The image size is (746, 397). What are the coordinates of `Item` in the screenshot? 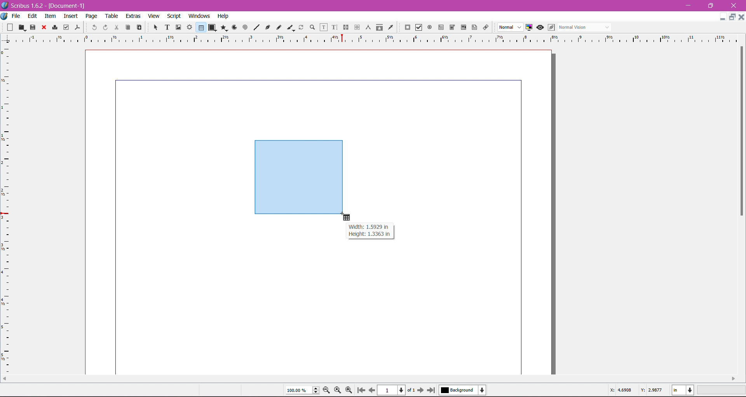 It's located at (50, 16).